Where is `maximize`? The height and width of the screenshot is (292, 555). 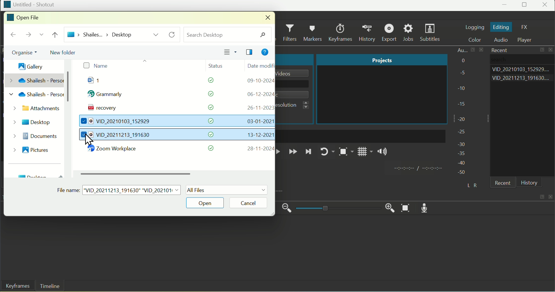 maximize is located at coordinates (543, 51).